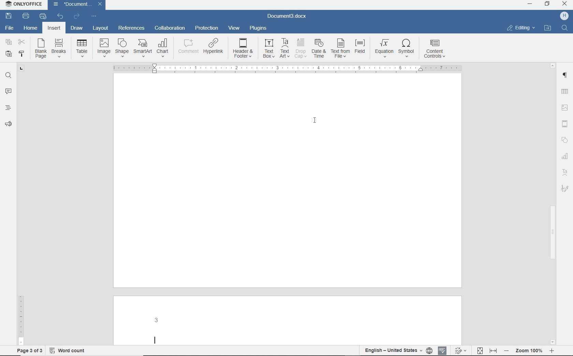 Image resolution: width=573 pixels, height=356 pixels. I want to click on Customize quick access toolbar, so click(95, 15).